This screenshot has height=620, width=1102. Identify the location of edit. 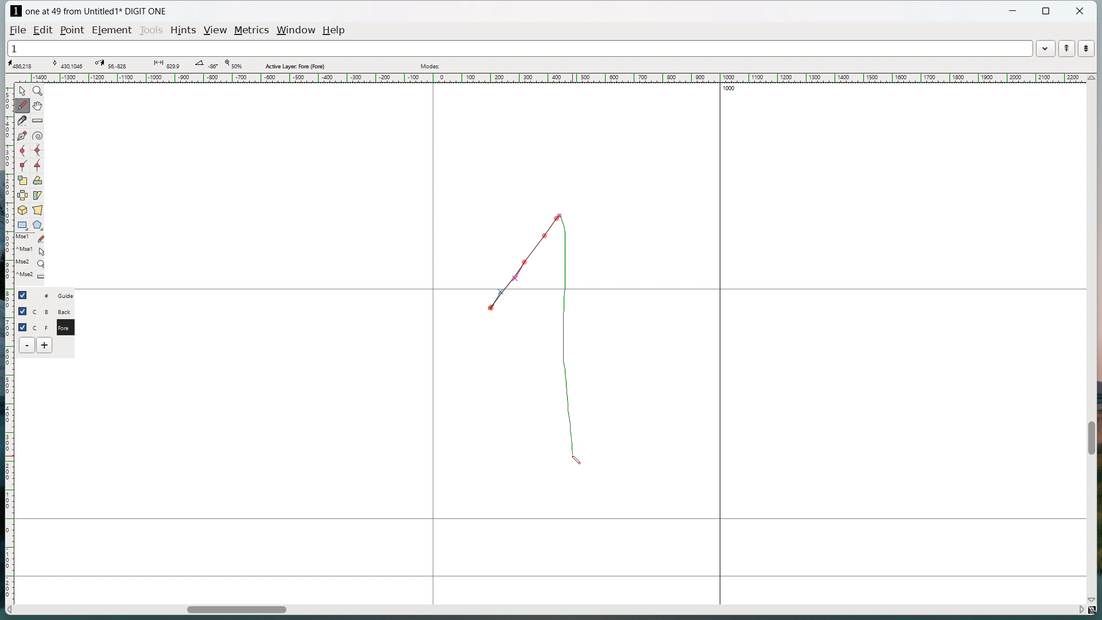
(45, 30).